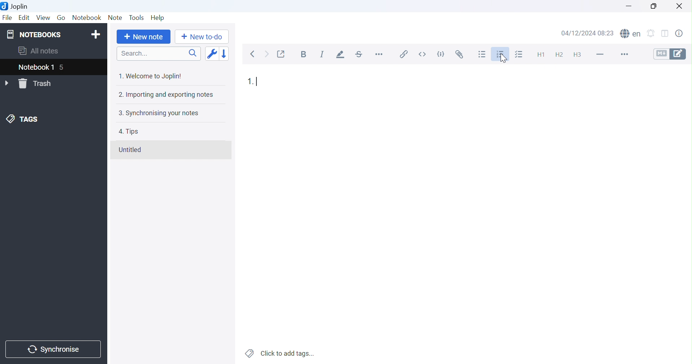  What do you see at coordinates (680, 5) in the screenshot?
I see `Close` at bounding box center [680, 5].